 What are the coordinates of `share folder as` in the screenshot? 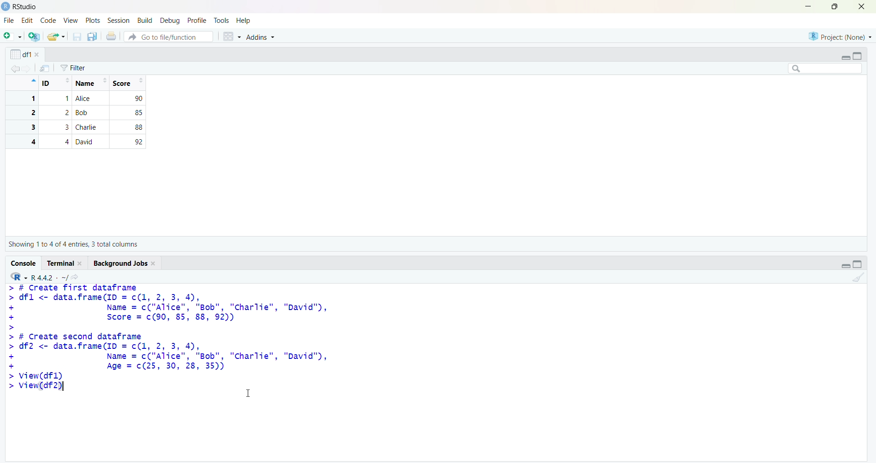 It's located at (57, 37).